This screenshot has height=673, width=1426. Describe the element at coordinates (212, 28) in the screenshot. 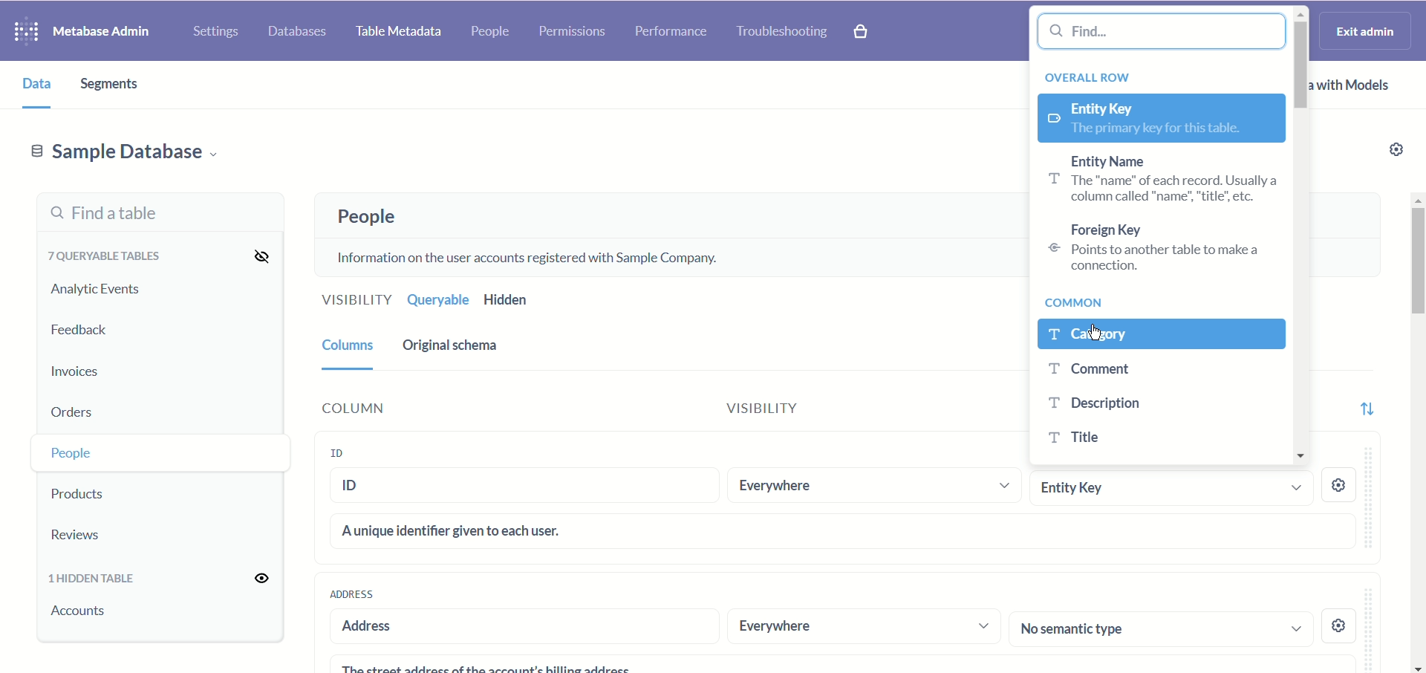

I see `Settings` at that location.